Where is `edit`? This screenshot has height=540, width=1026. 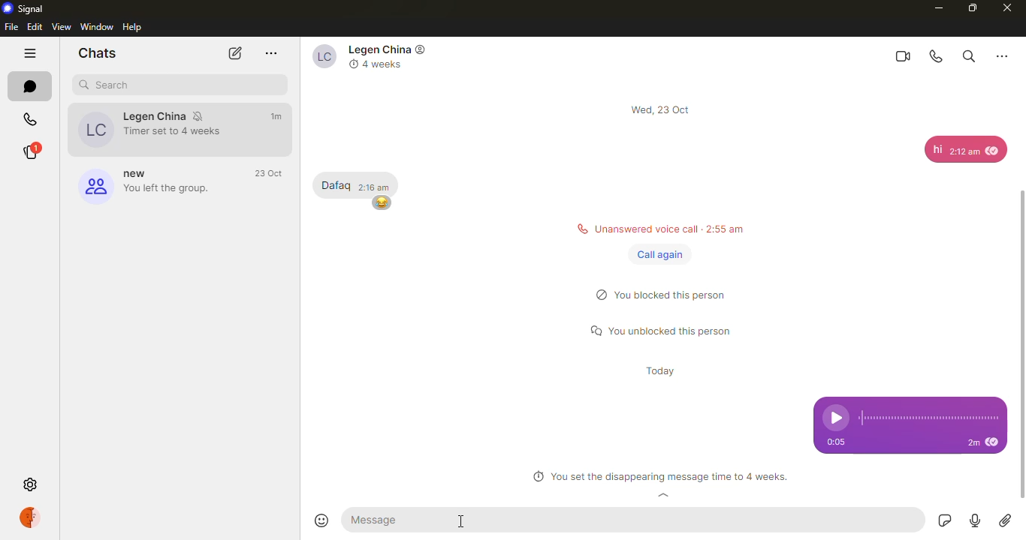 edit is located at coordinates (35, 26).